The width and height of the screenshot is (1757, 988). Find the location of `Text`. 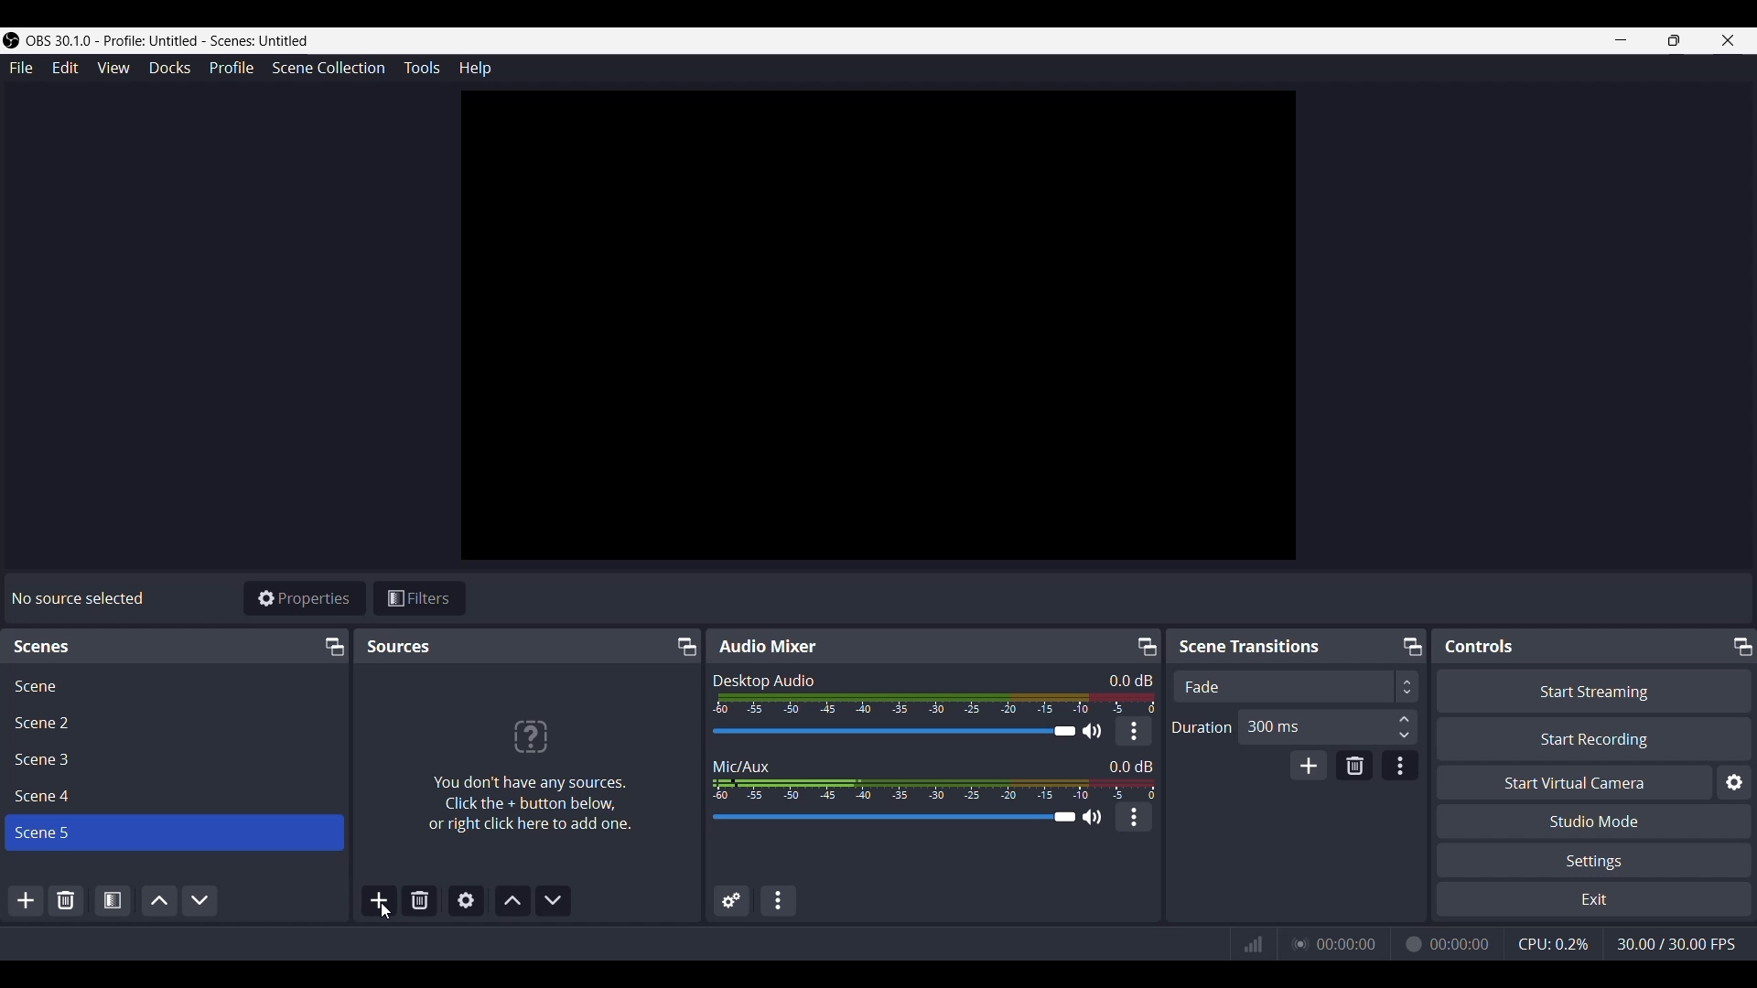

Text is located at coordinates (1251, 647).